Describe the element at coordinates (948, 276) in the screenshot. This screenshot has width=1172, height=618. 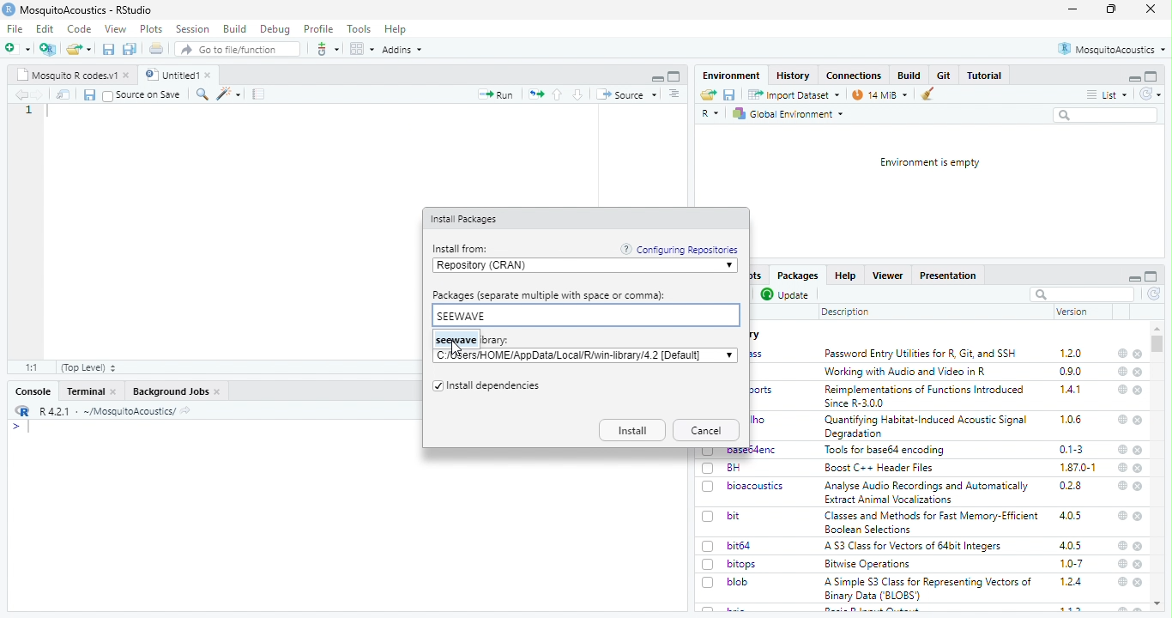
I see `Presentation` at that location.